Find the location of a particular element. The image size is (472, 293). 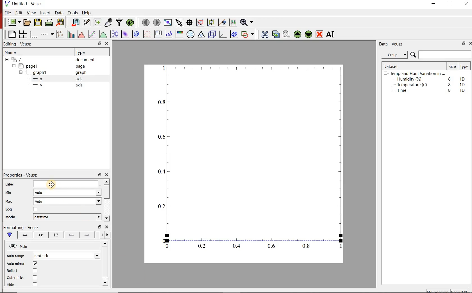

maximize is located at coordinates (453, 4).